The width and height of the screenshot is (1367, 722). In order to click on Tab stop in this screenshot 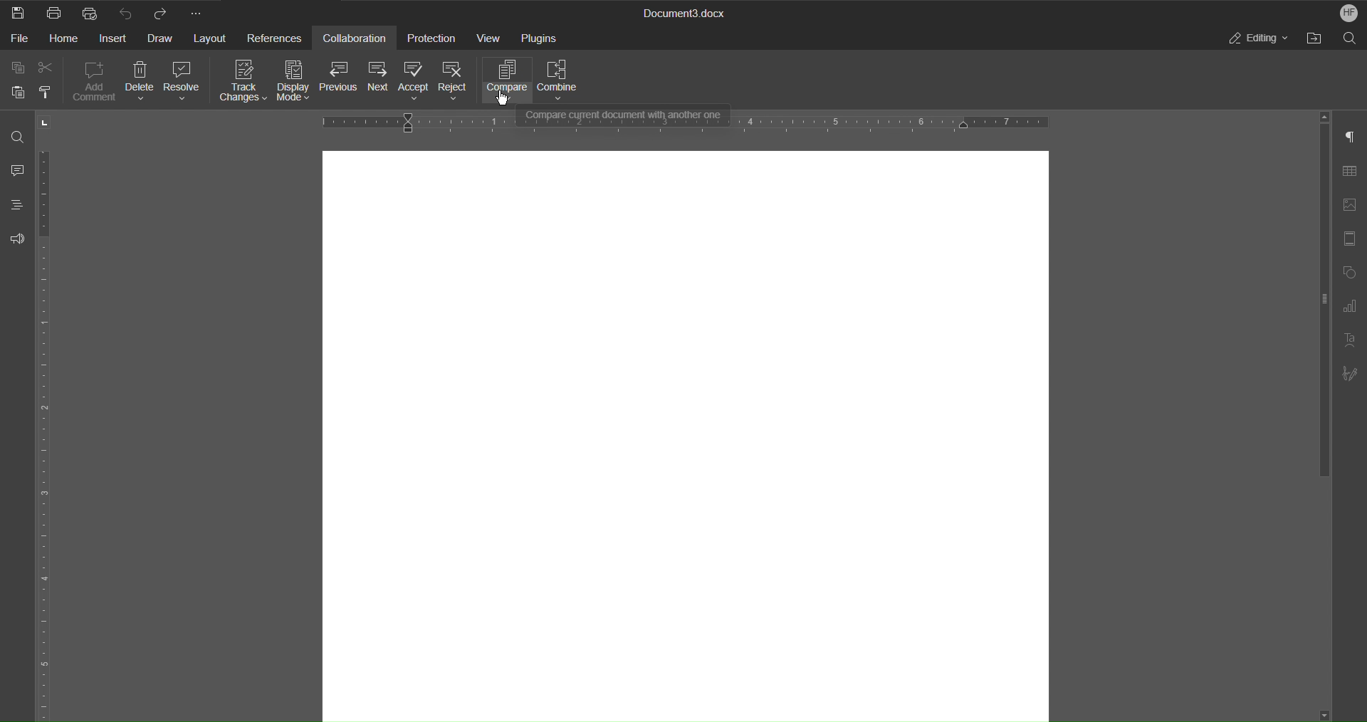, I will do `click(48, 122)`.